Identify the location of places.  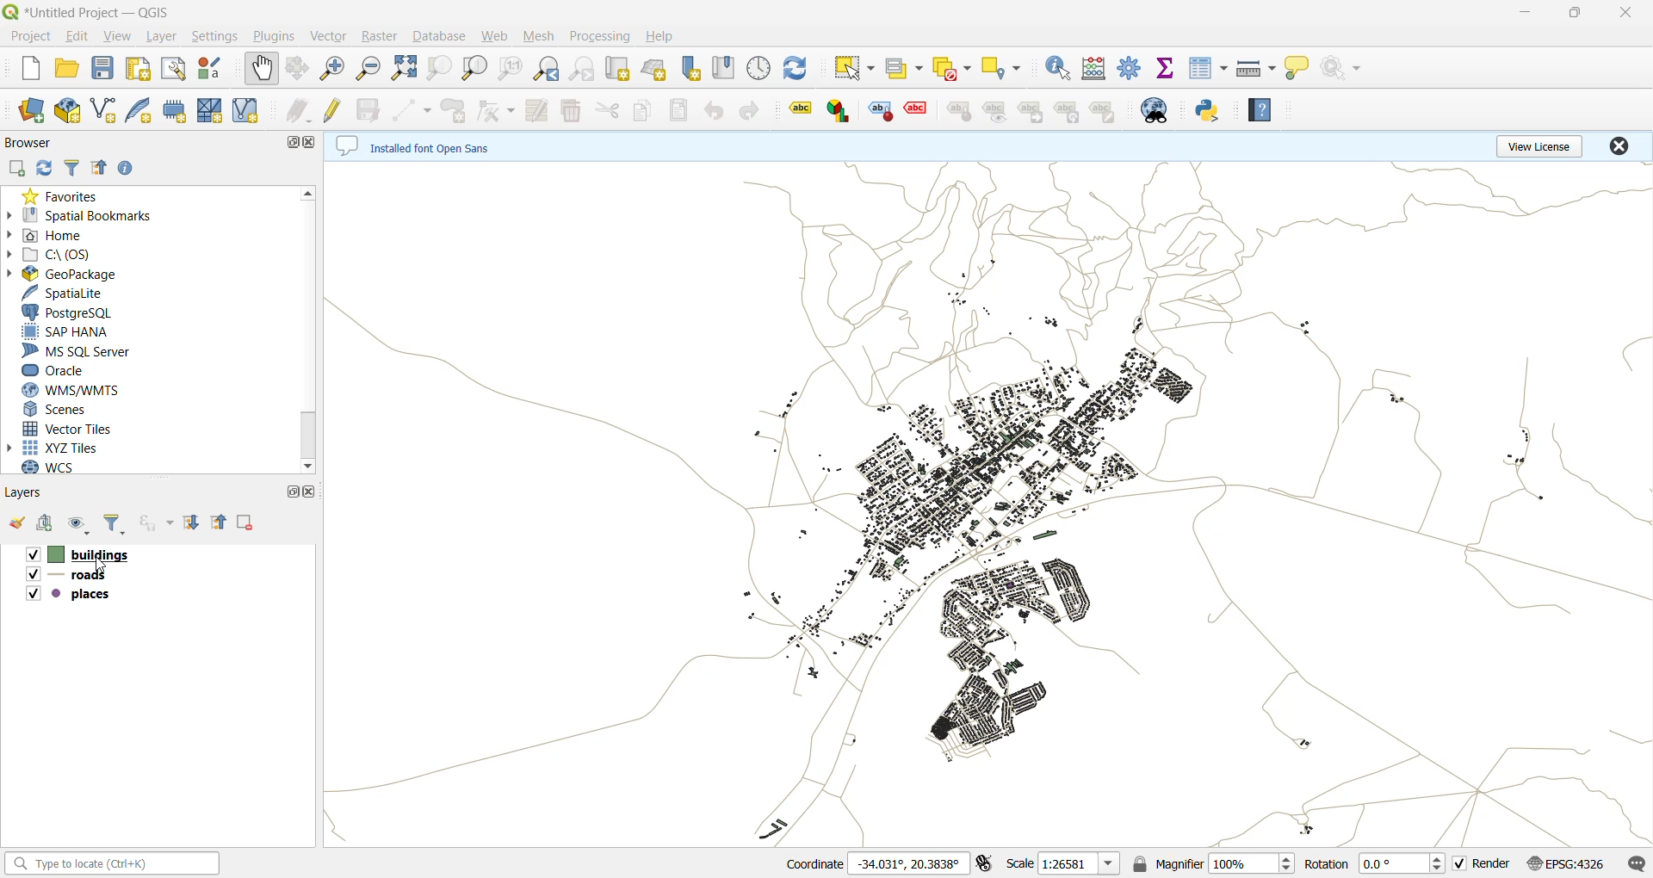
(73, 594).